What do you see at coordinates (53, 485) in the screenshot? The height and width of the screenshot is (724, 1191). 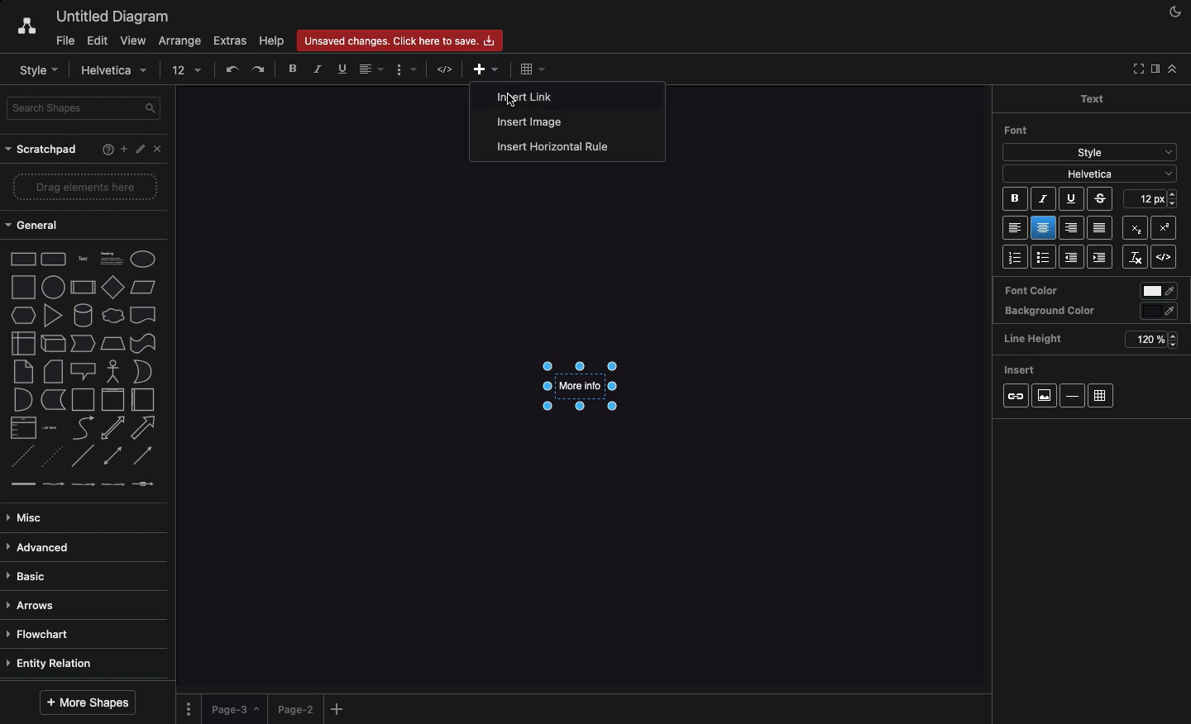 I see `connector with label` at bounding box center [53, 485].